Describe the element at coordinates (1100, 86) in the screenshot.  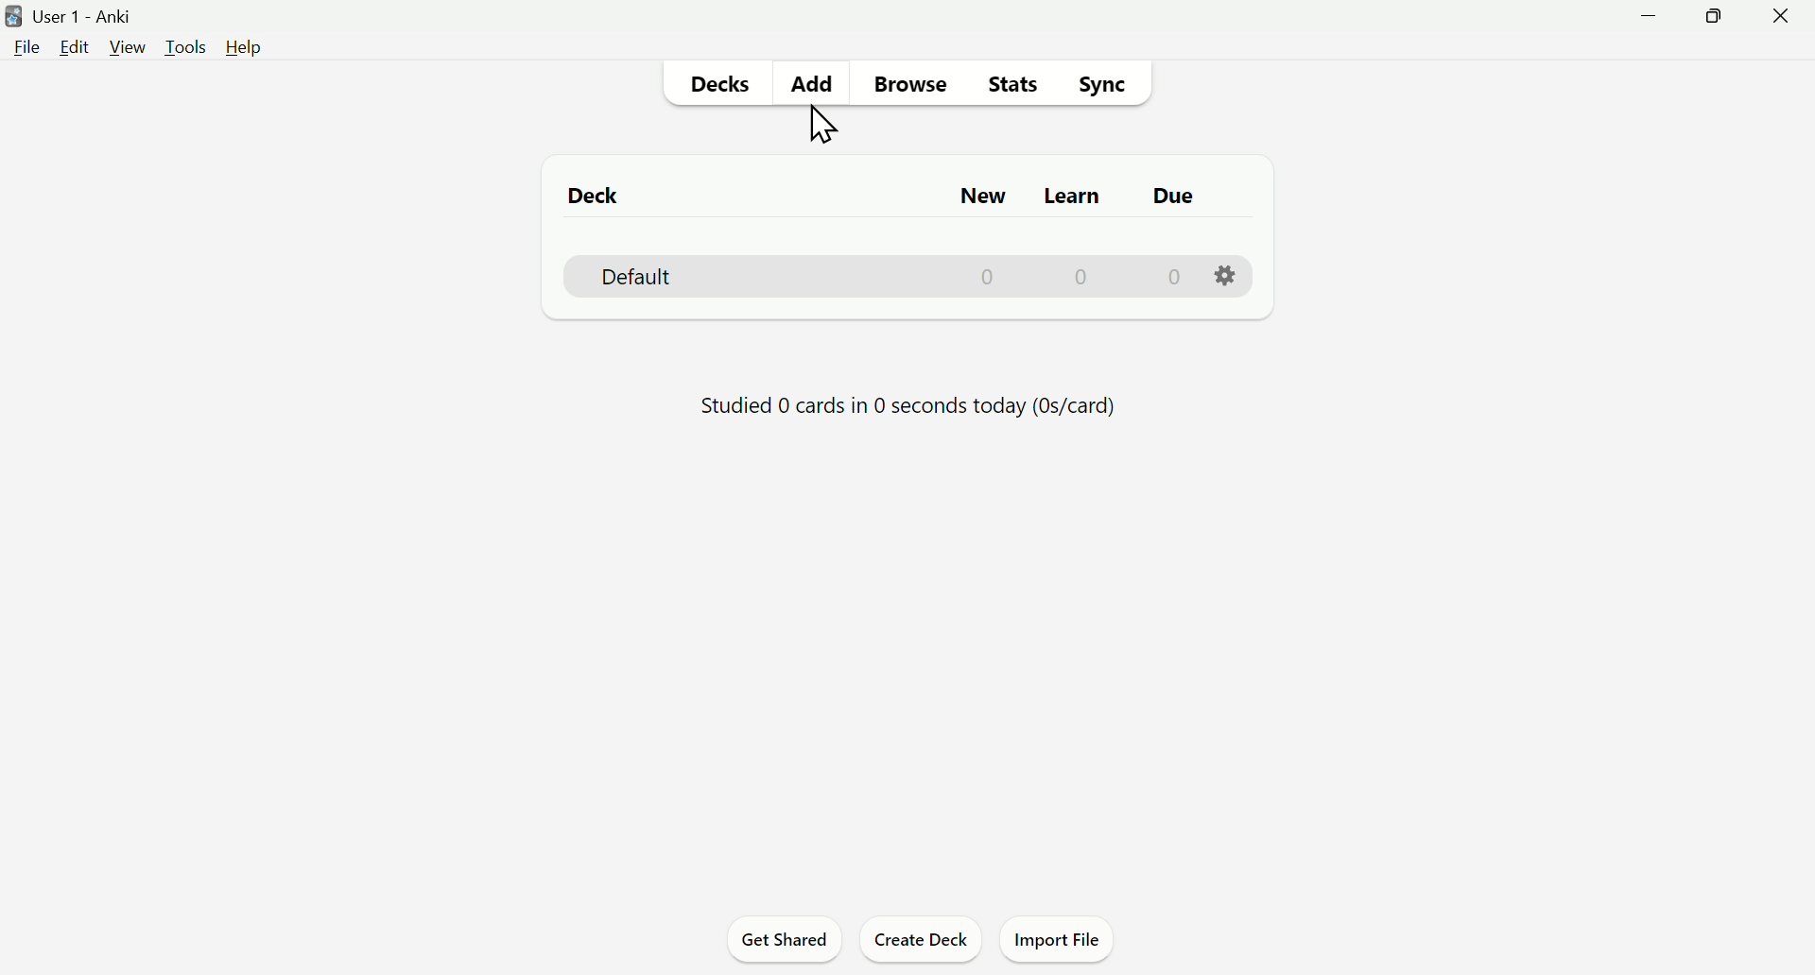
I see `Sync` at that location.